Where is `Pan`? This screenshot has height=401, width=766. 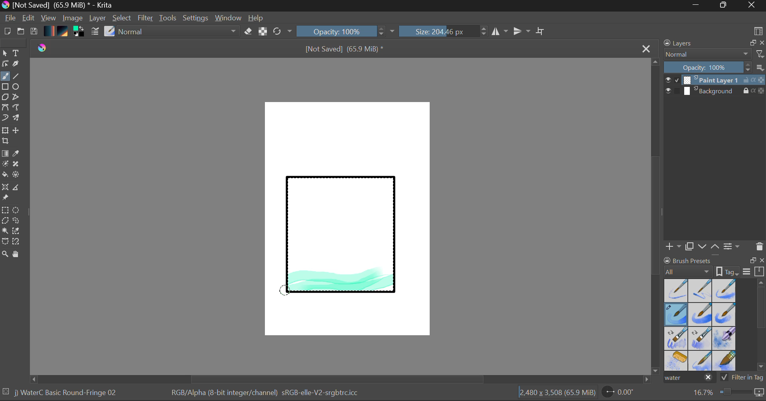
Pan is located at coordinates (19, 256).